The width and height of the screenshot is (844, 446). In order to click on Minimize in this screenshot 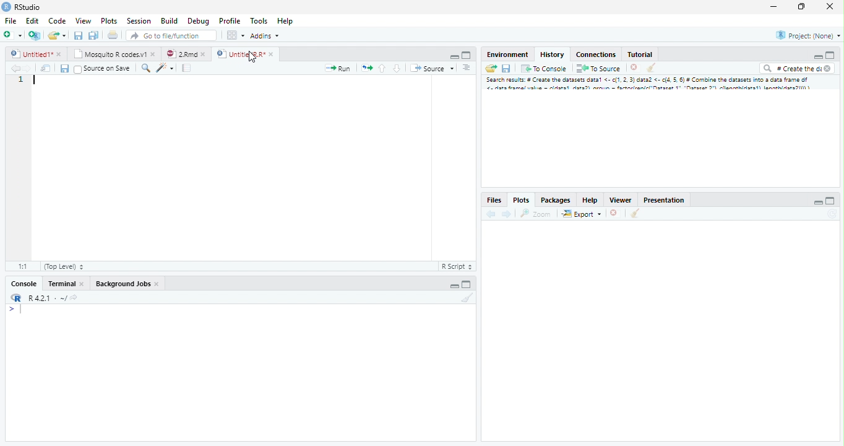, I will do `click(454, 56)`.